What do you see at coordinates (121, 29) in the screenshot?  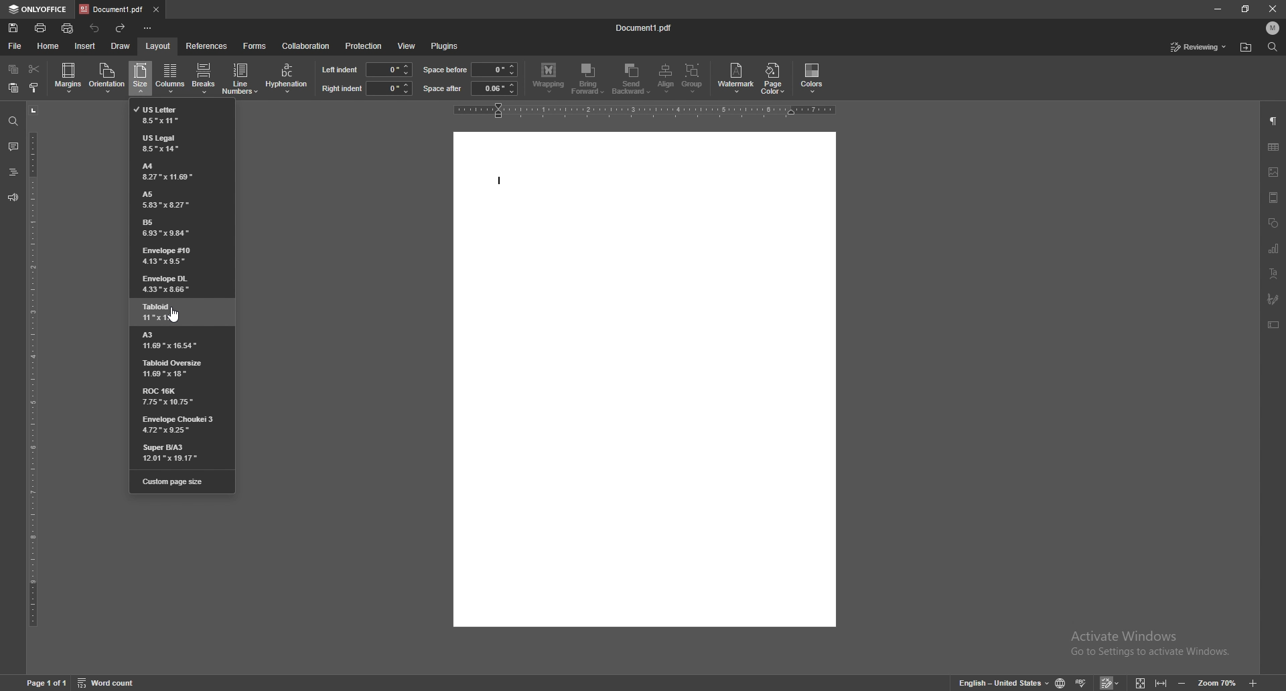 I see `redo` at bounding box center [121, 29].